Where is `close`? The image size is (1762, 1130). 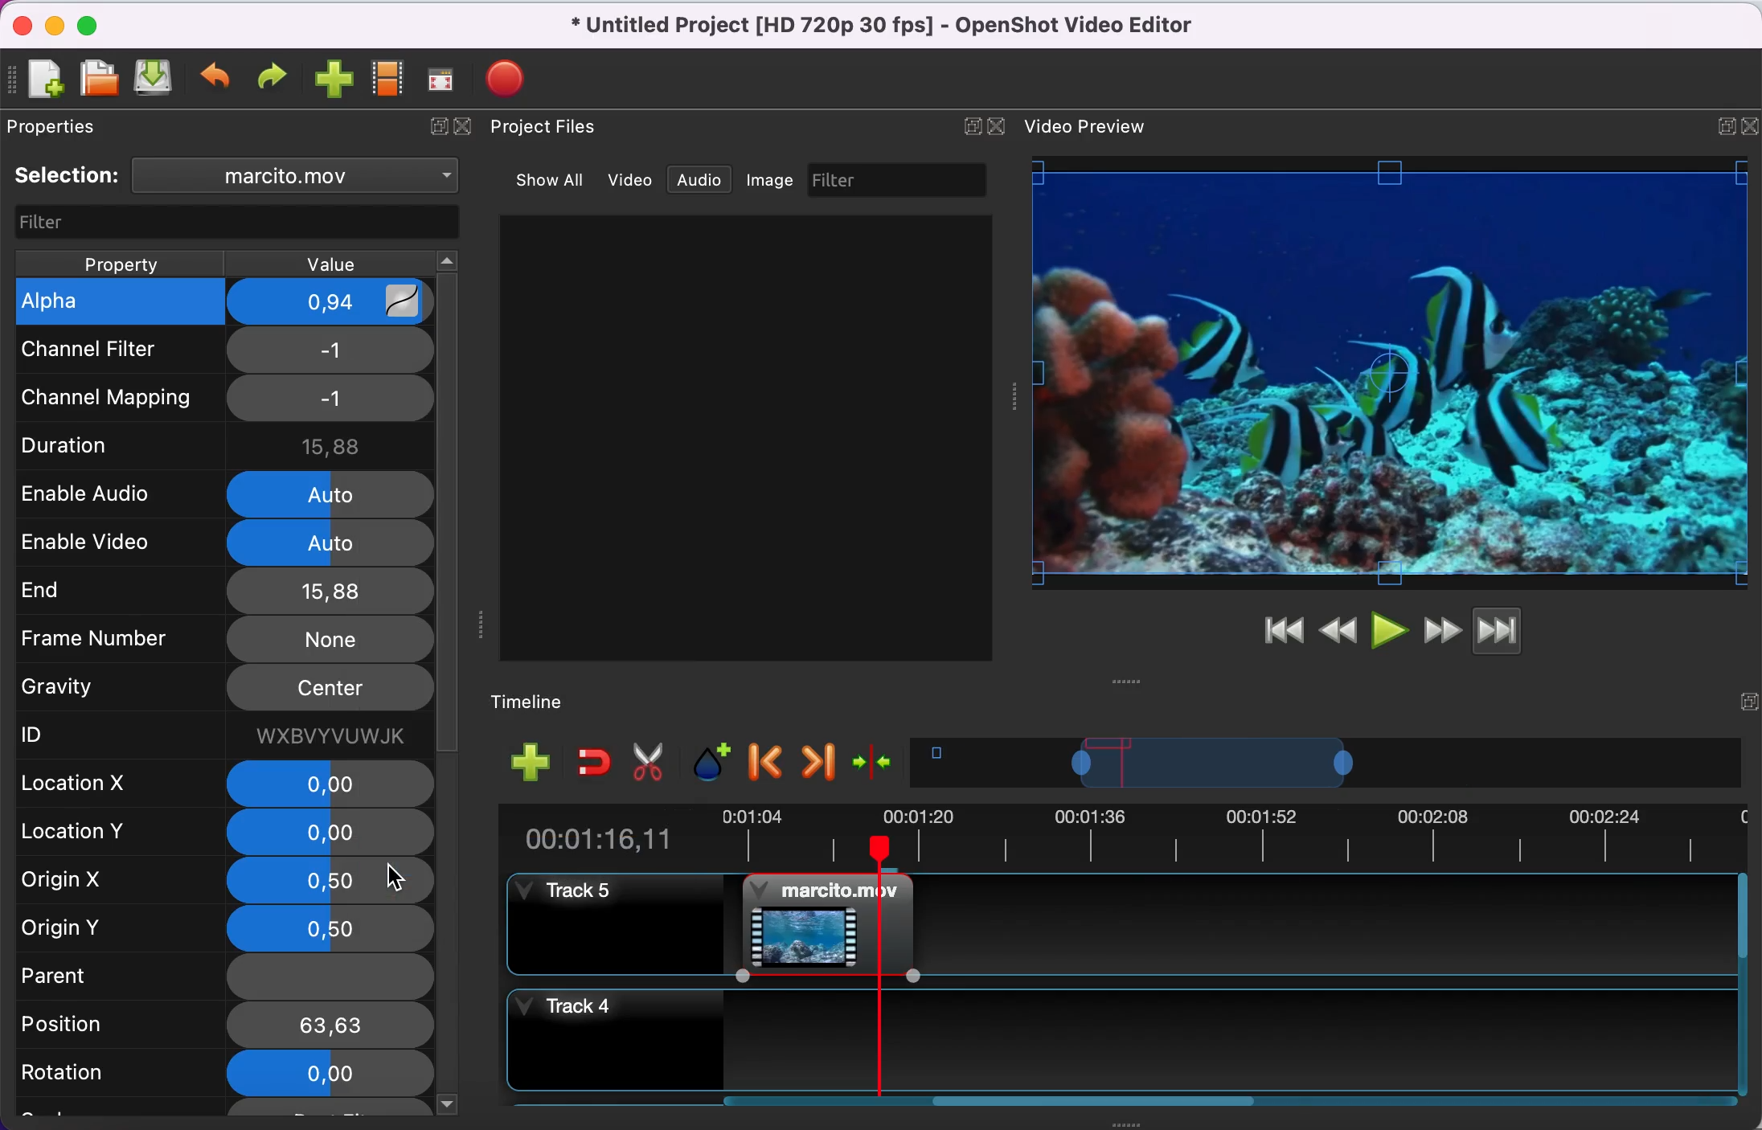
close is located at coordinates (18, 23).